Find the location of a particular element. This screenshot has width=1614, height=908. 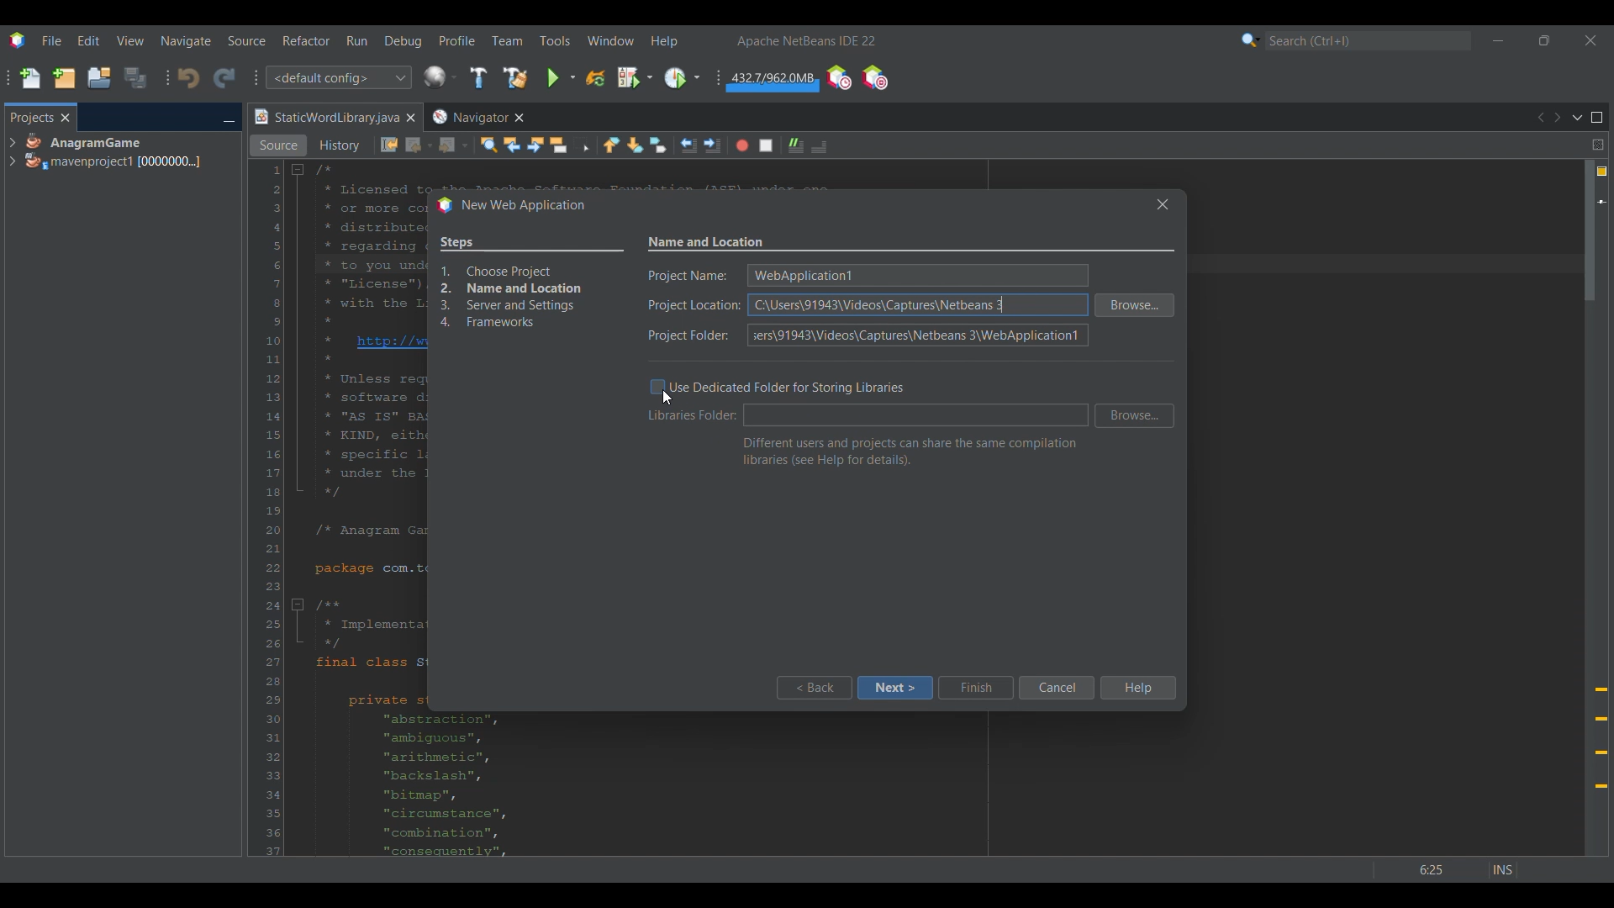

Overview of process changed is located at coordinates (531, 284).